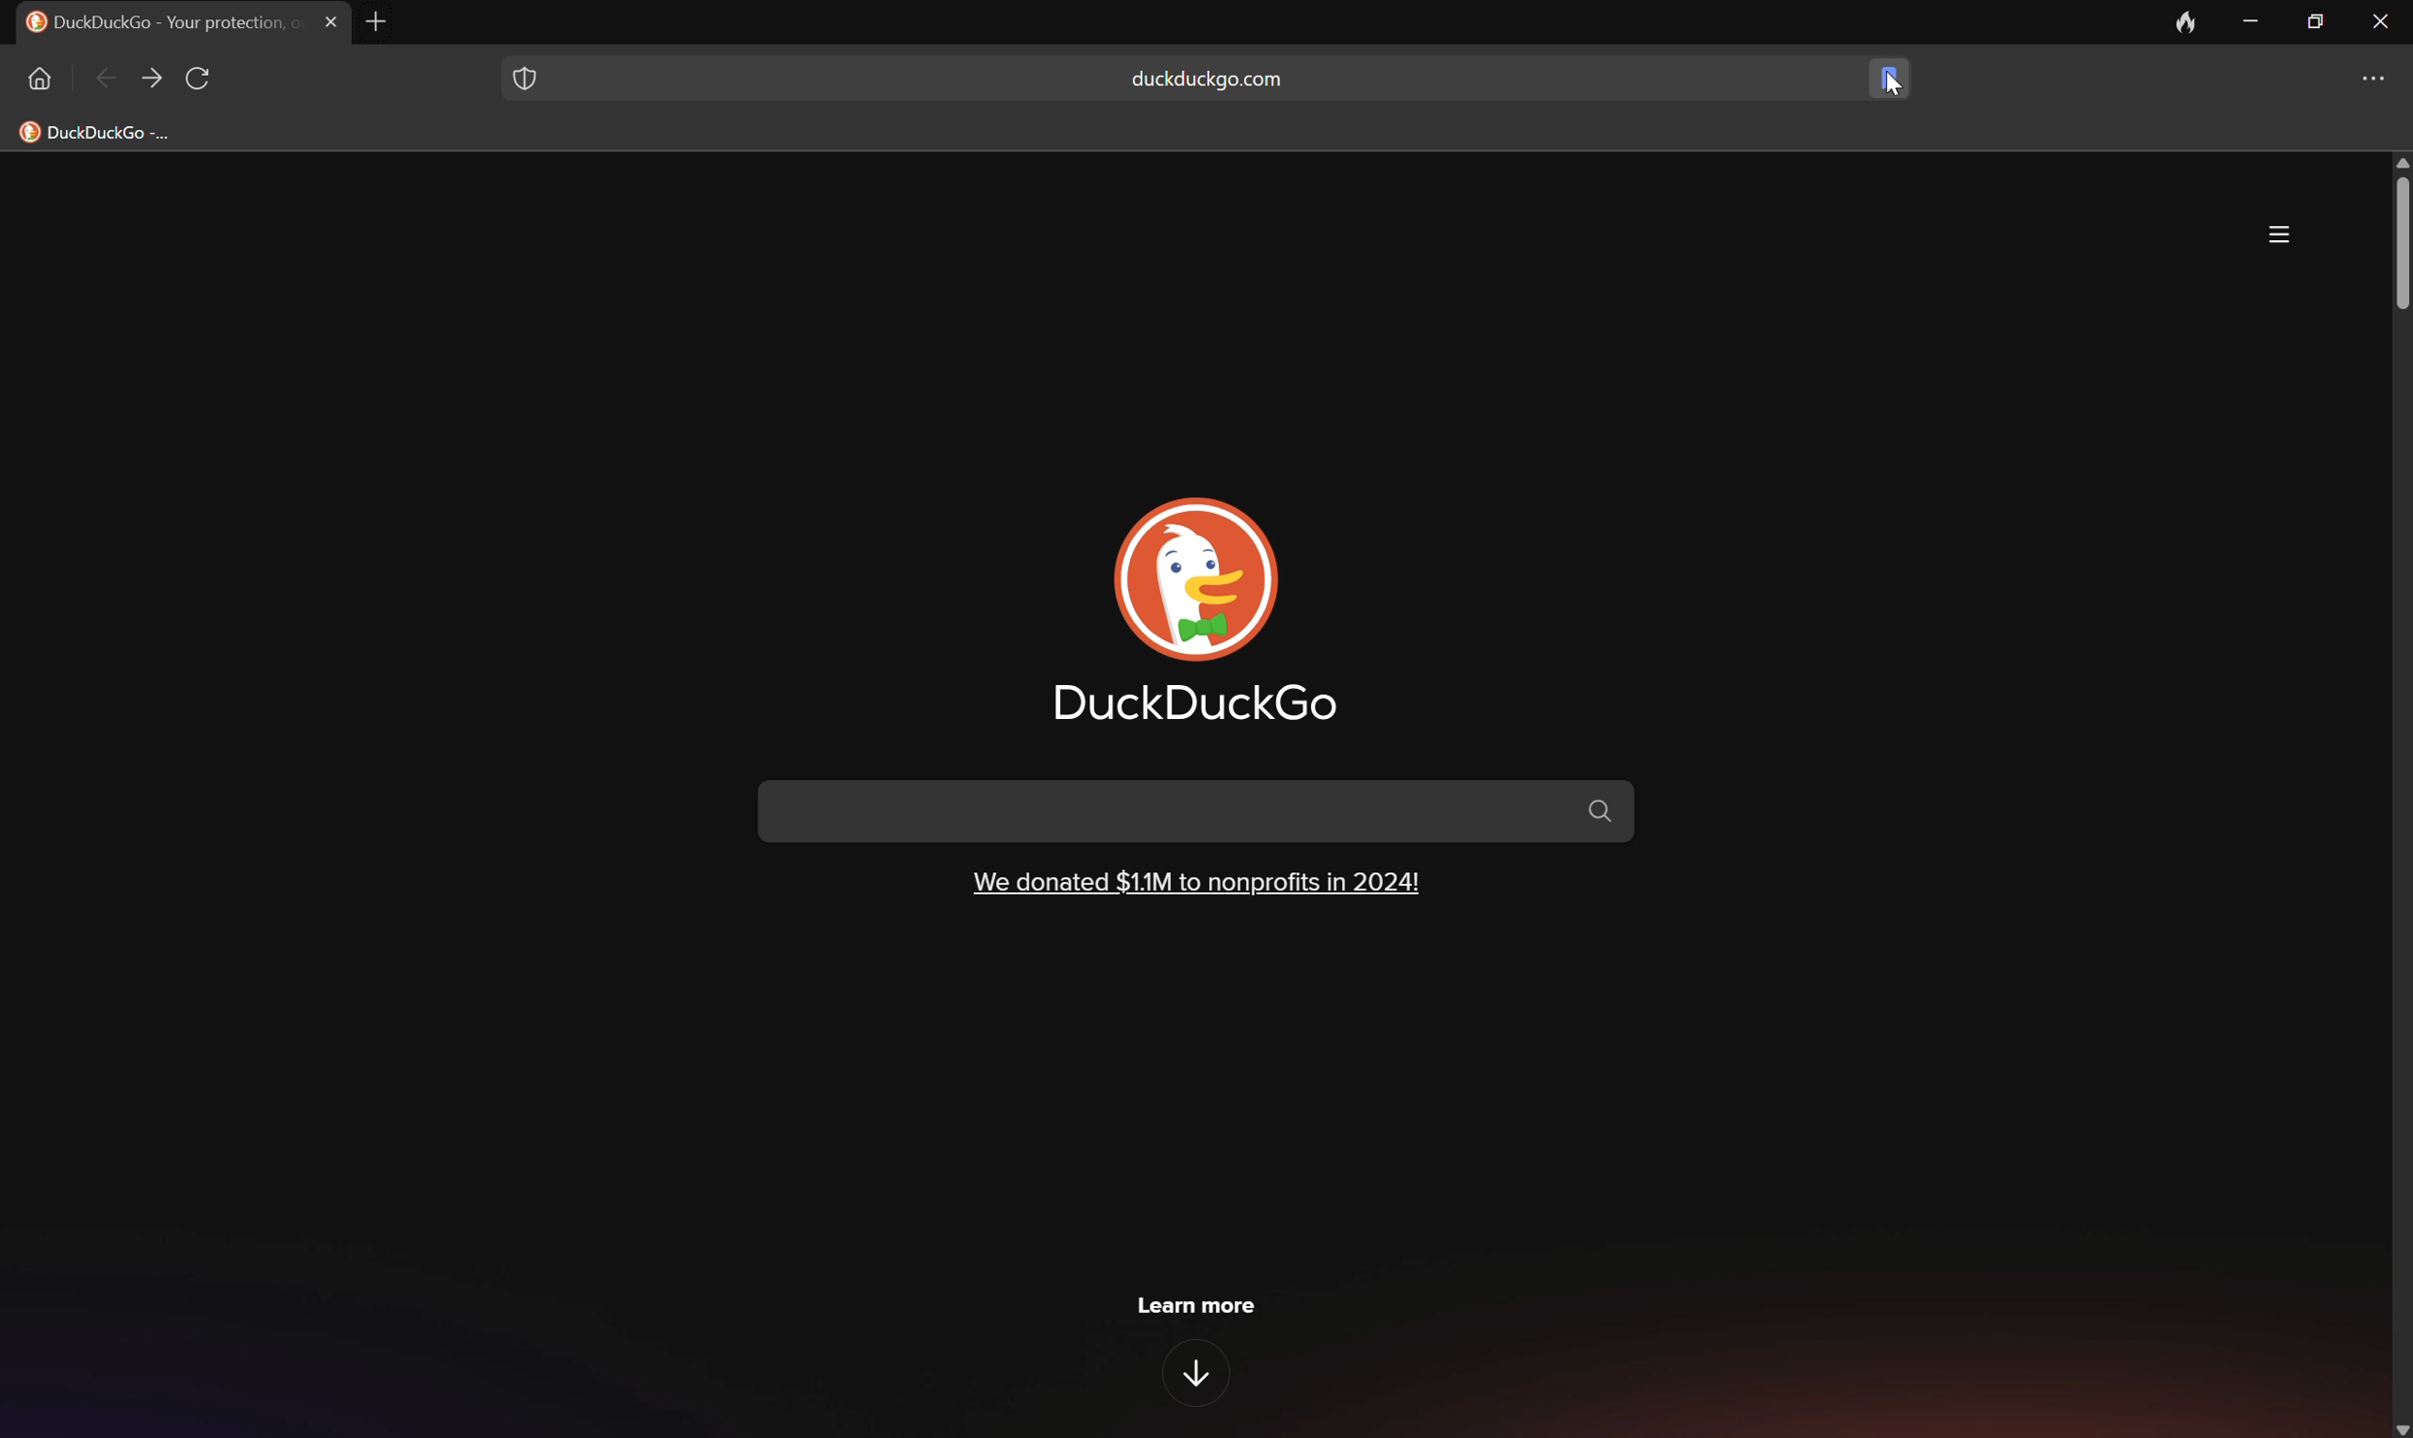 The height and width of the screenshot is (1438, 2413). Describe the element at coordinates (2382, 18) in the screenshot. I see `Close` at that location.